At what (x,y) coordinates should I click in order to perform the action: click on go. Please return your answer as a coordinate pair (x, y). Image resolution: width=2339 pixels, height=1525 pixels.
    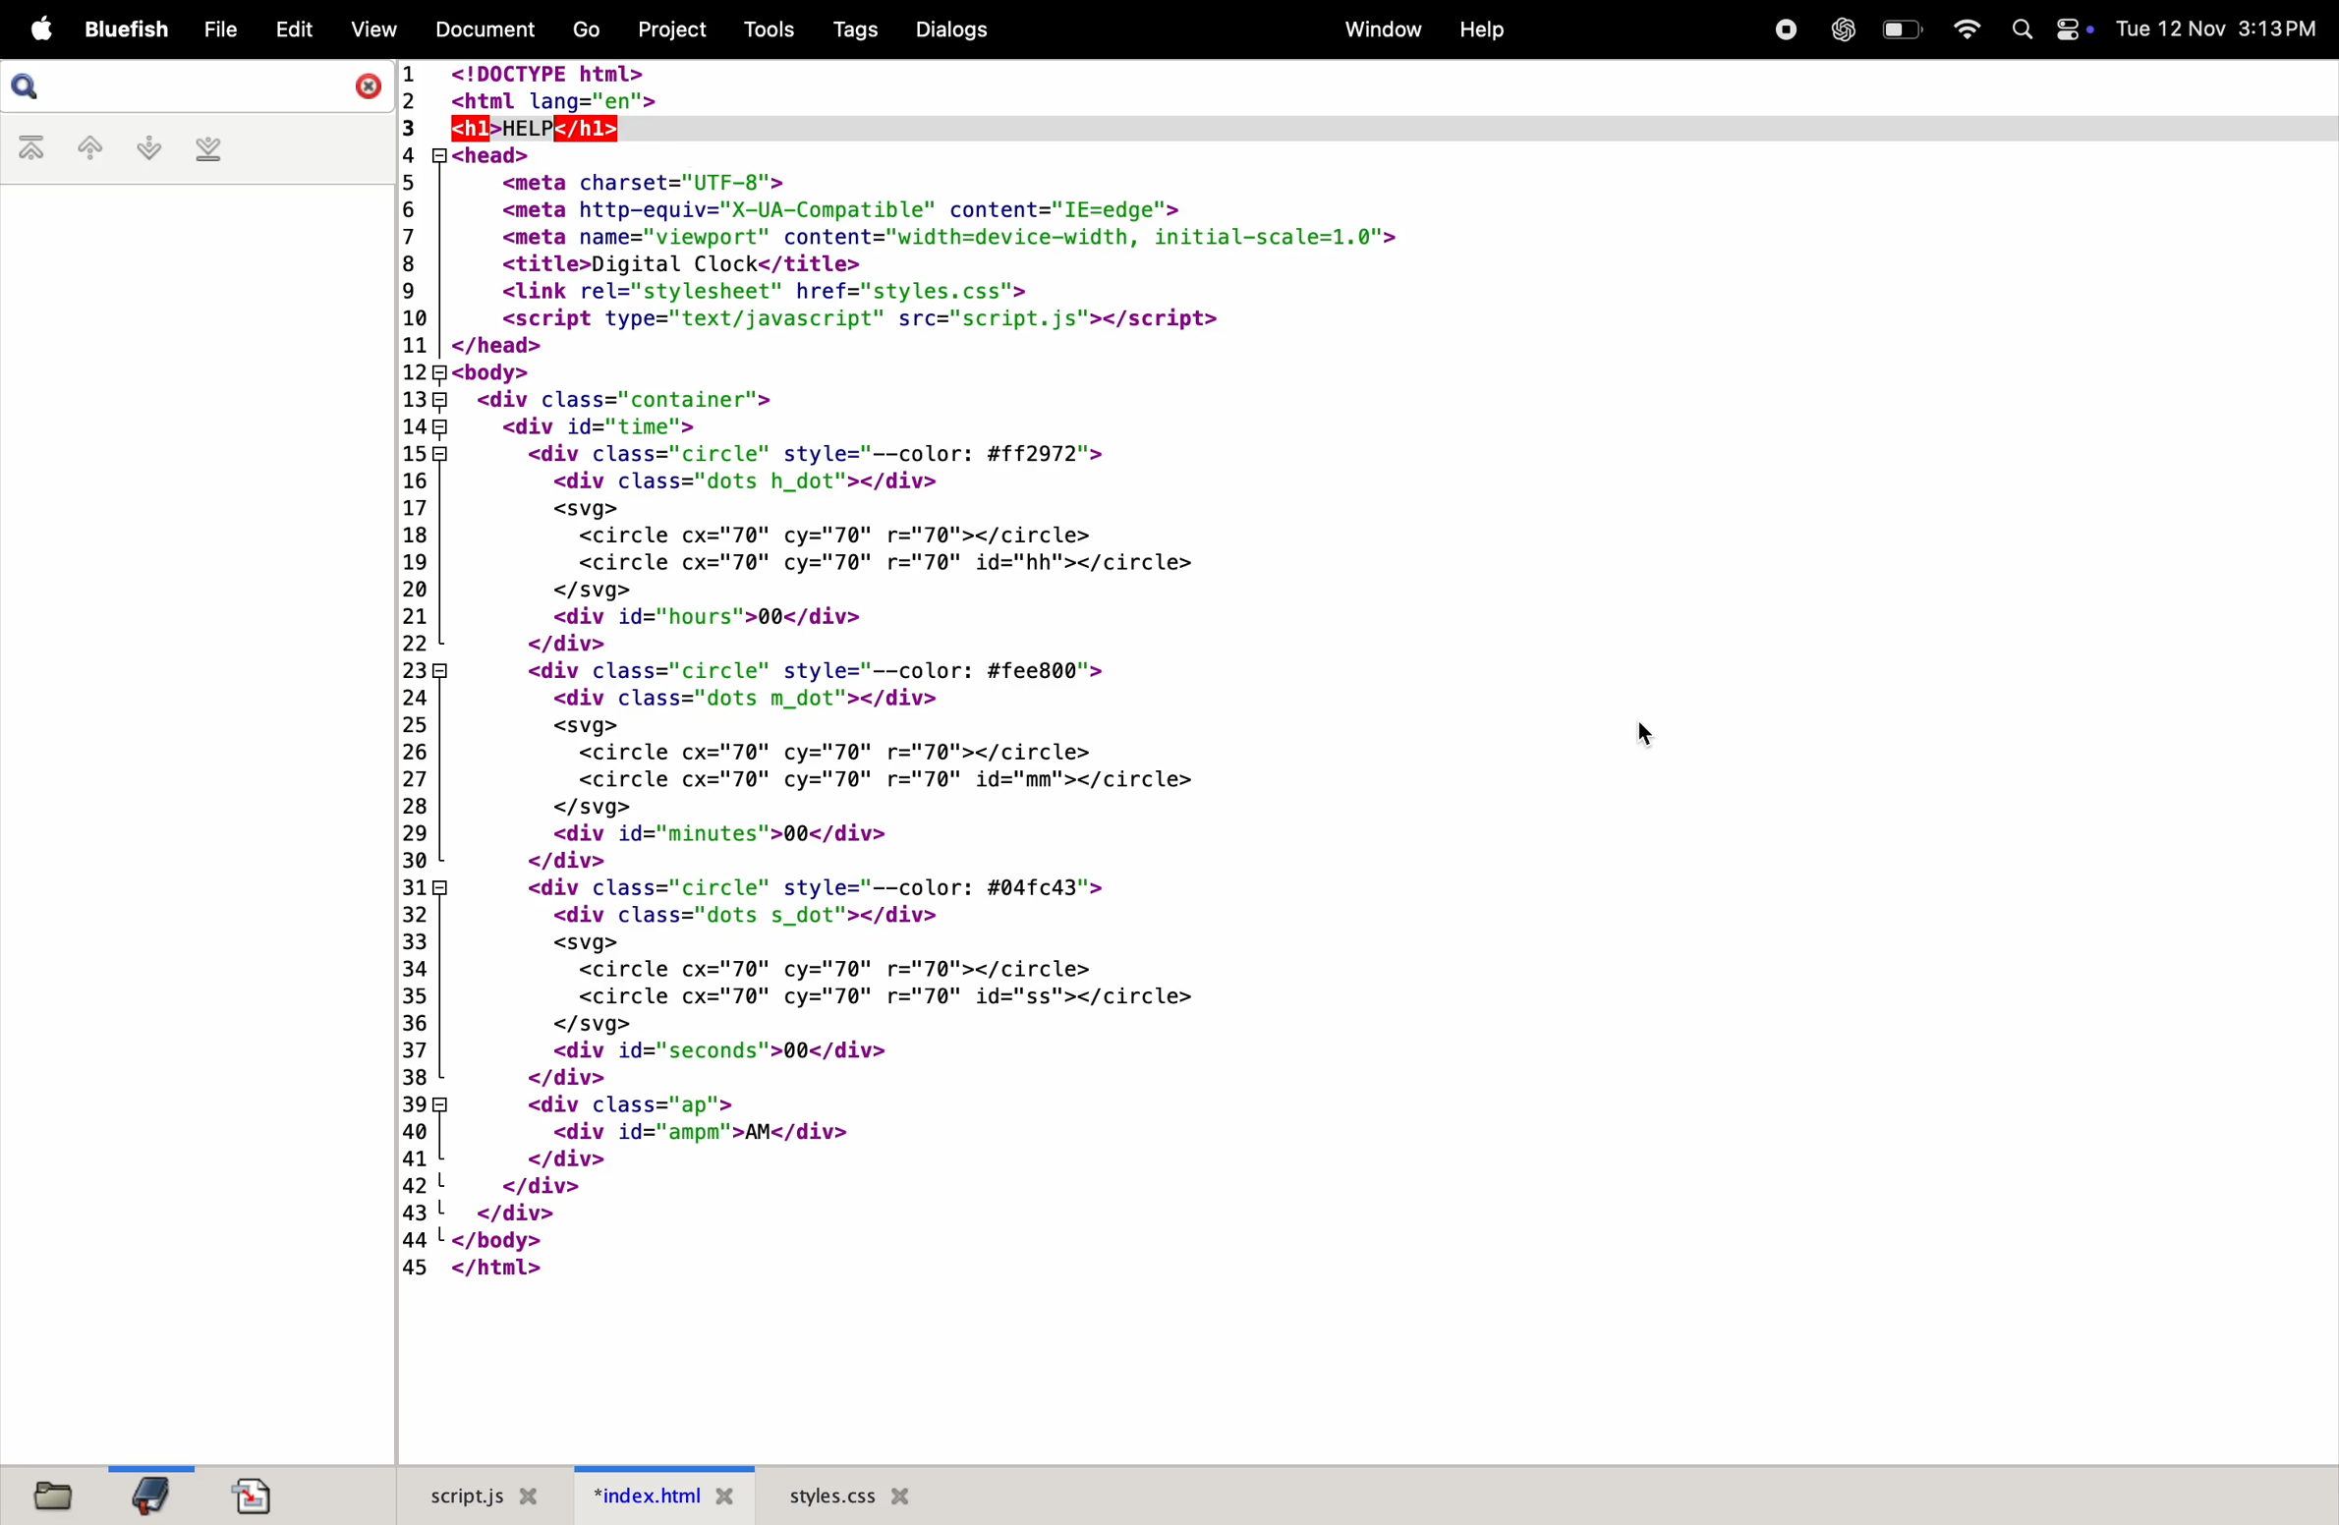
    Looking at the image, I should click on (583, 31).